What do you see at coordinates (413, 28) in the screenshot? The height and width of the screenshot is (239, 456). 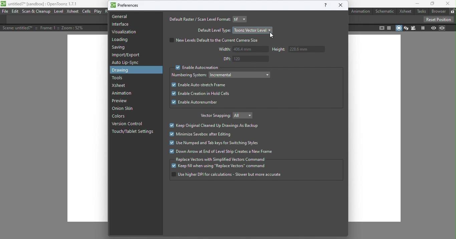 I see `Camera view` at bounding box center [413, 28].